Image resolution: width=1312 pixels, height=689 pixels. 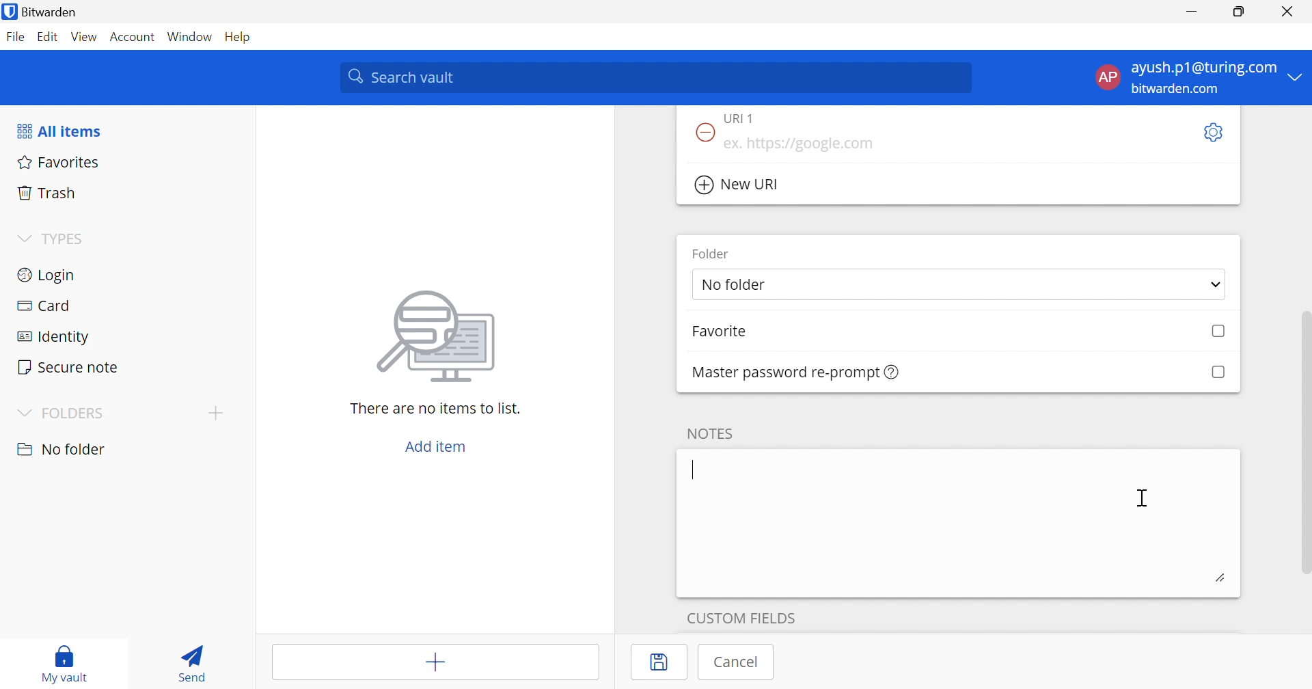 What do you see at coordinates (1192, 12) in the screenshot?
I see `Minimize` at bounding box center [1192, 12].